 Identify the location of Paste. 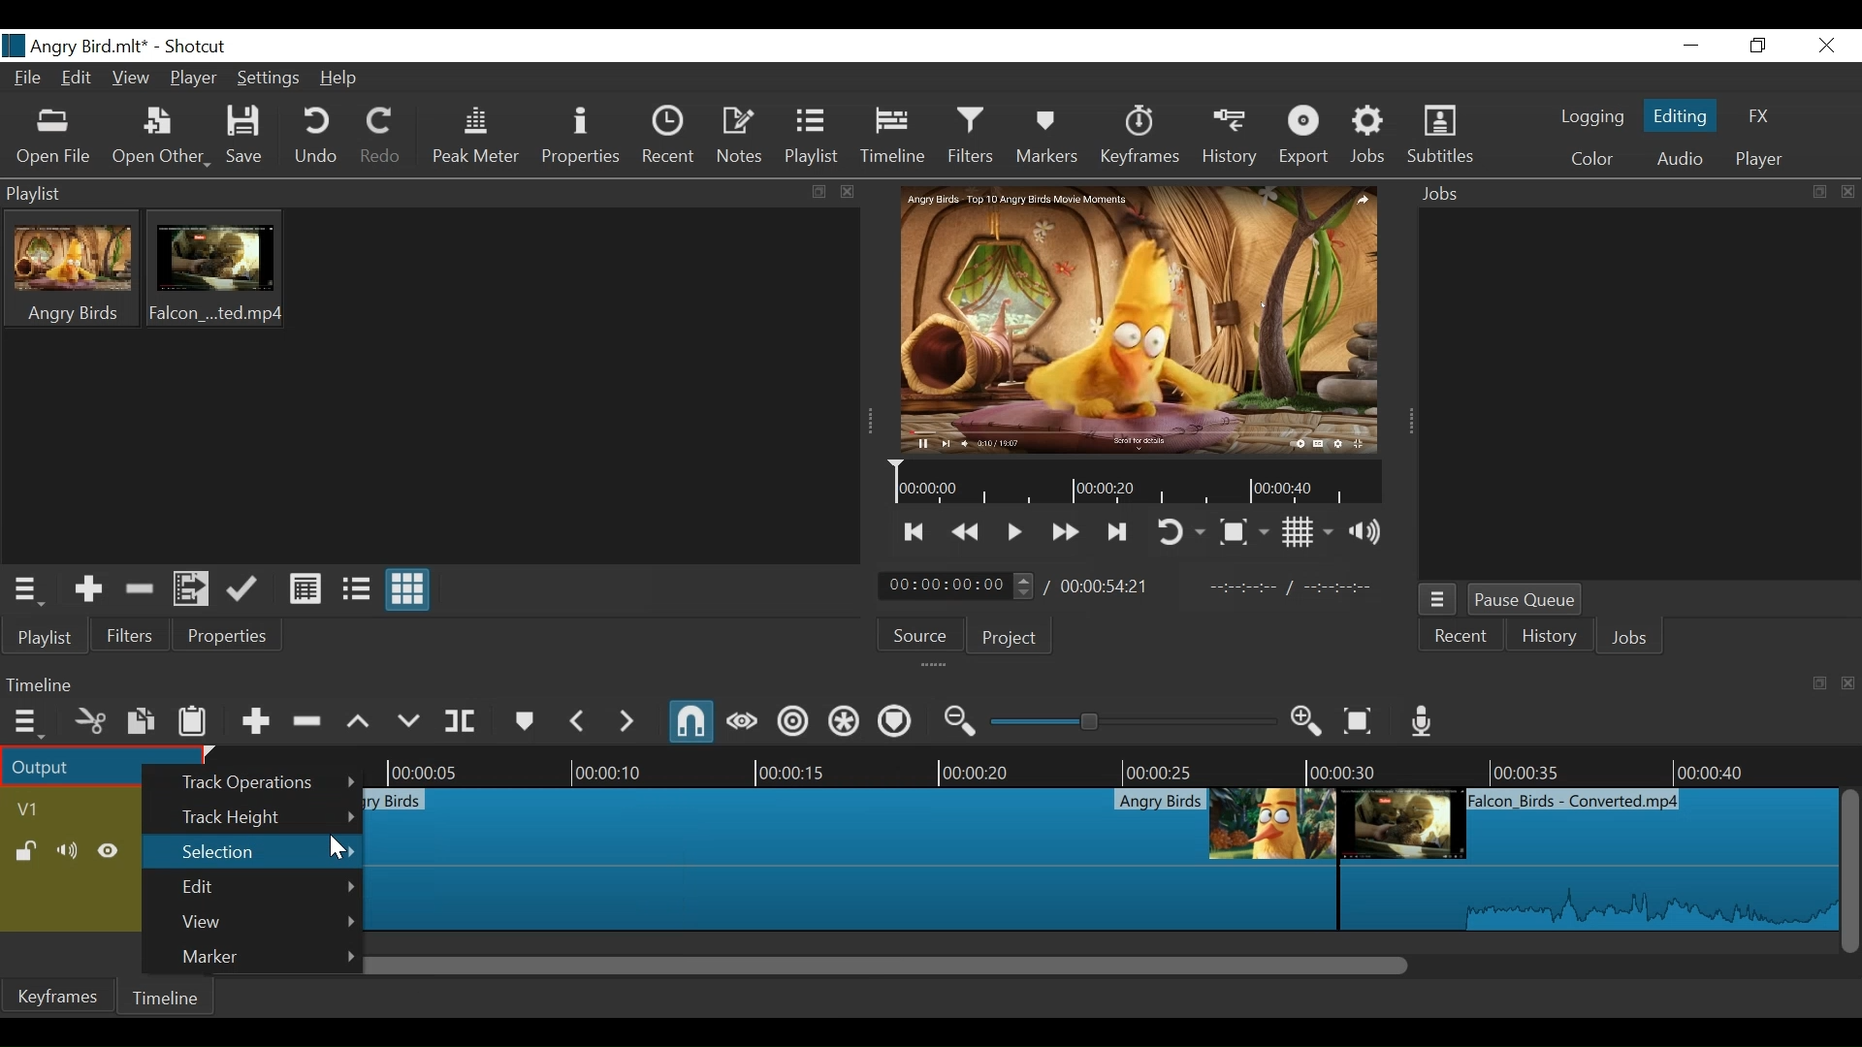
(193, 720).